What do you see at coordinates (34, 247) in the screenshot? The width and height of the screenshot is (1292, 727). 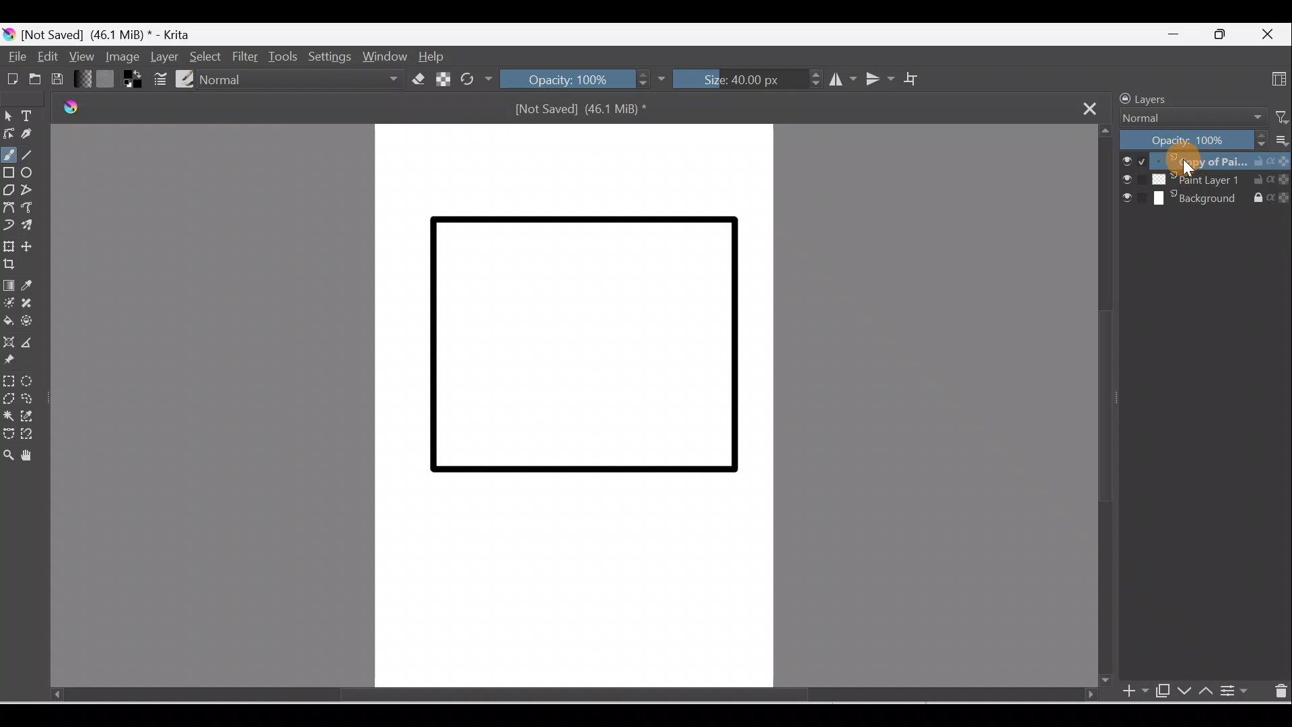 I see `Move a layer` at bounding box center [34, 247].